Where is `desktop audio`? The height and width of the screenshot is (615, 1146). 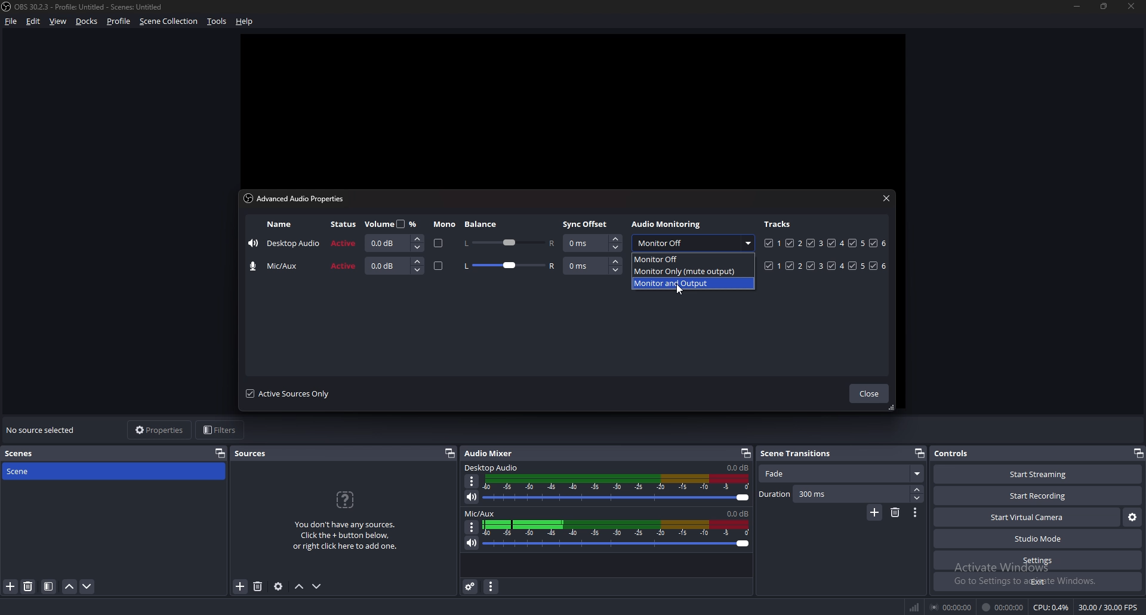 desktop audio is located at coordinates (284, 245).